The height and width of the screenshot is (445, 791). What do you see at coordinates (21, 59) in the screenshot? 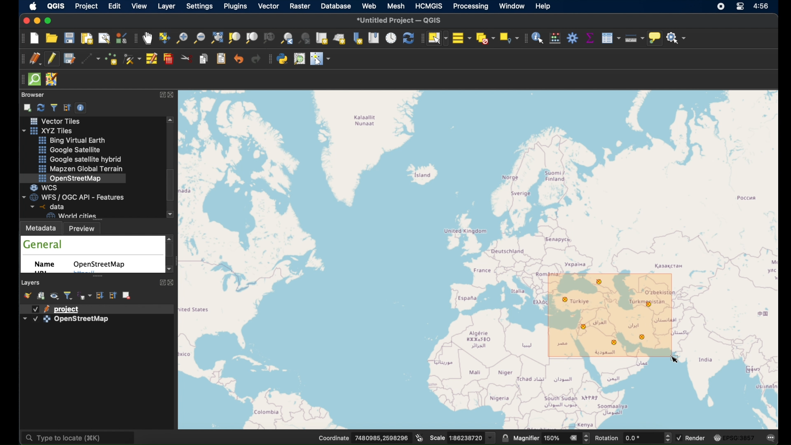
I see `digitizing toolbar` at bounding box center [21, 59].